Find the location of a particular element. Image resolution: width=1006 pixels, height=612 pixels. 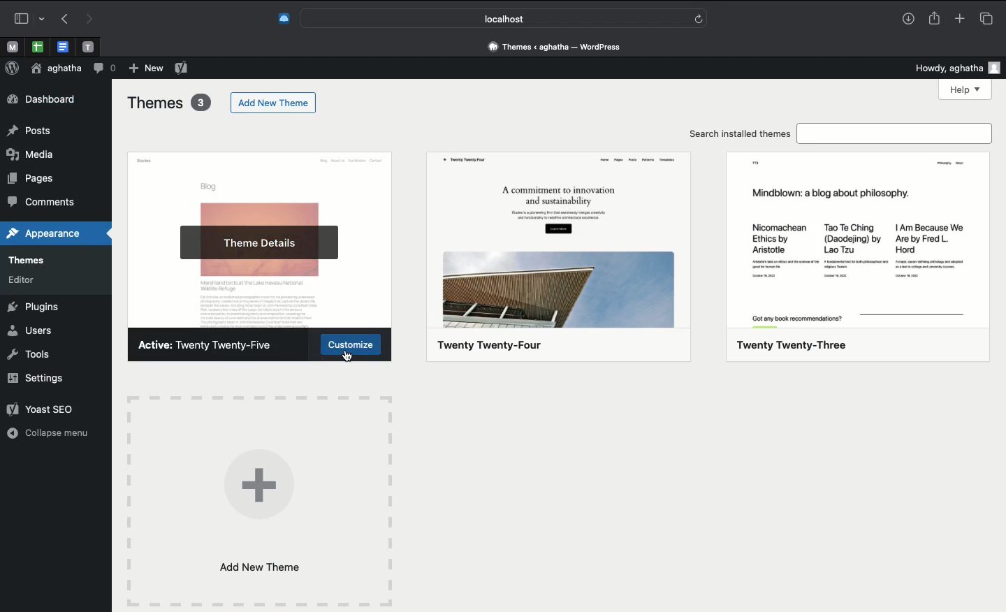

Add new theme is located at coordinates (260, 502).